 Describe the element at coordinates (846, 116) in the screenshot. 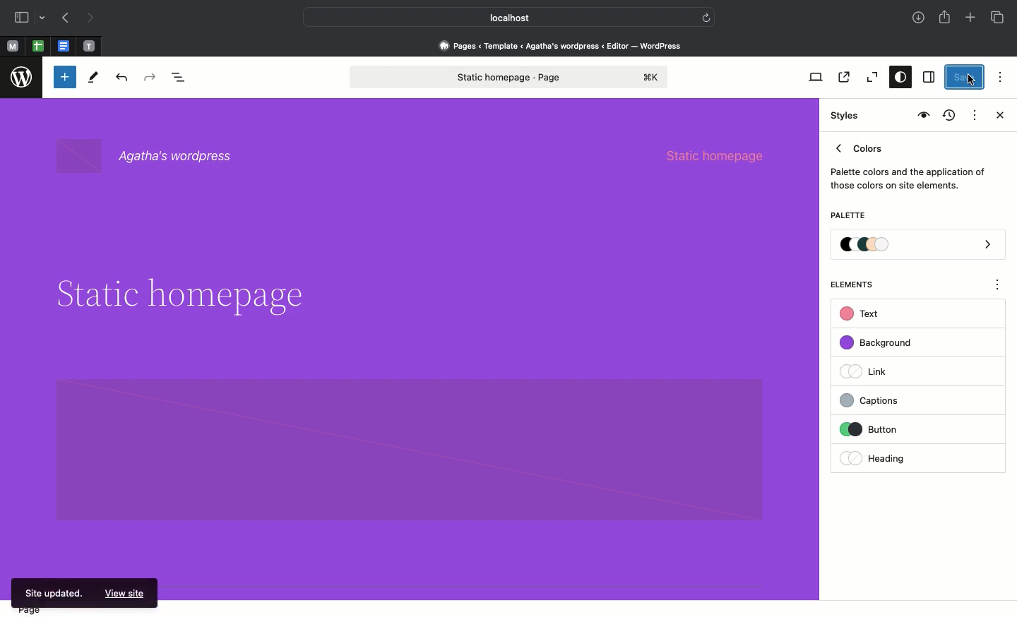

I see `Styles` at that location.